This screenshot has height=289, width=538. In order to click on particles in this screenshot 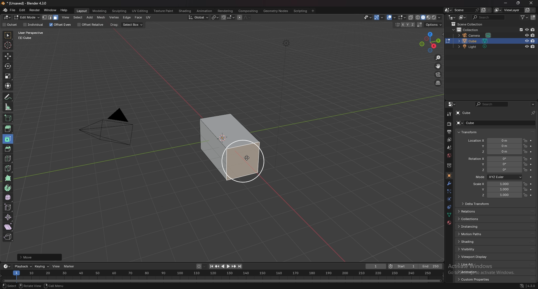, I will do `click(449, 192)`.